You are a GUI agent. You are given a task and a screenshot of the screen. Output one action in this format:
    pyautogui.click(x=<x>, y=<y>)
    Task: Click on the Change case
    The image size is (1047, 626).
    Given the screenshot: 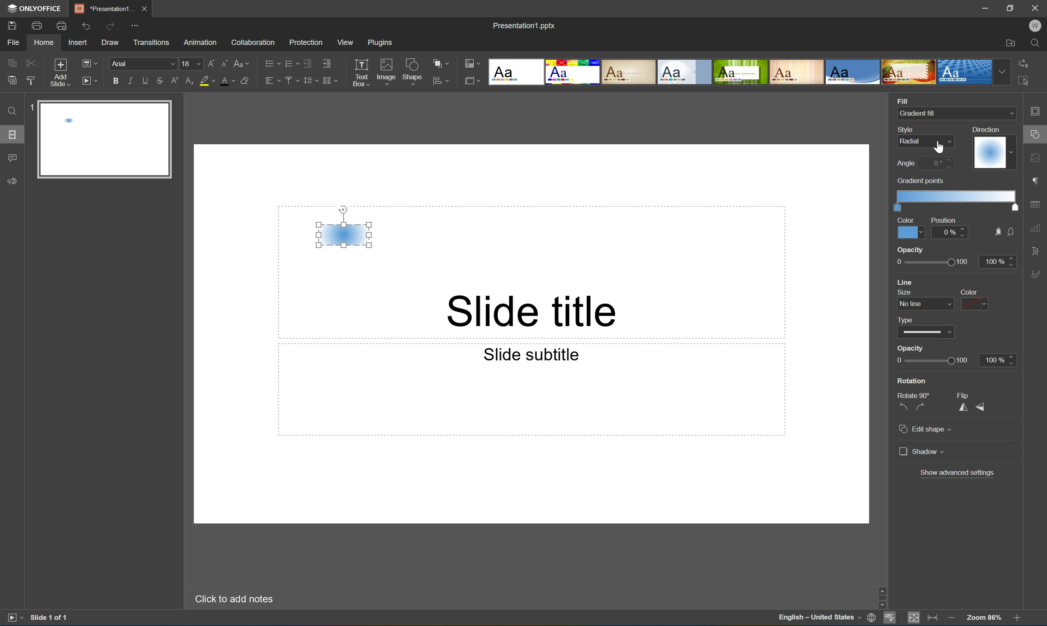 What is the action you would take?
    pyautogui.click(x=241, y=61)
    